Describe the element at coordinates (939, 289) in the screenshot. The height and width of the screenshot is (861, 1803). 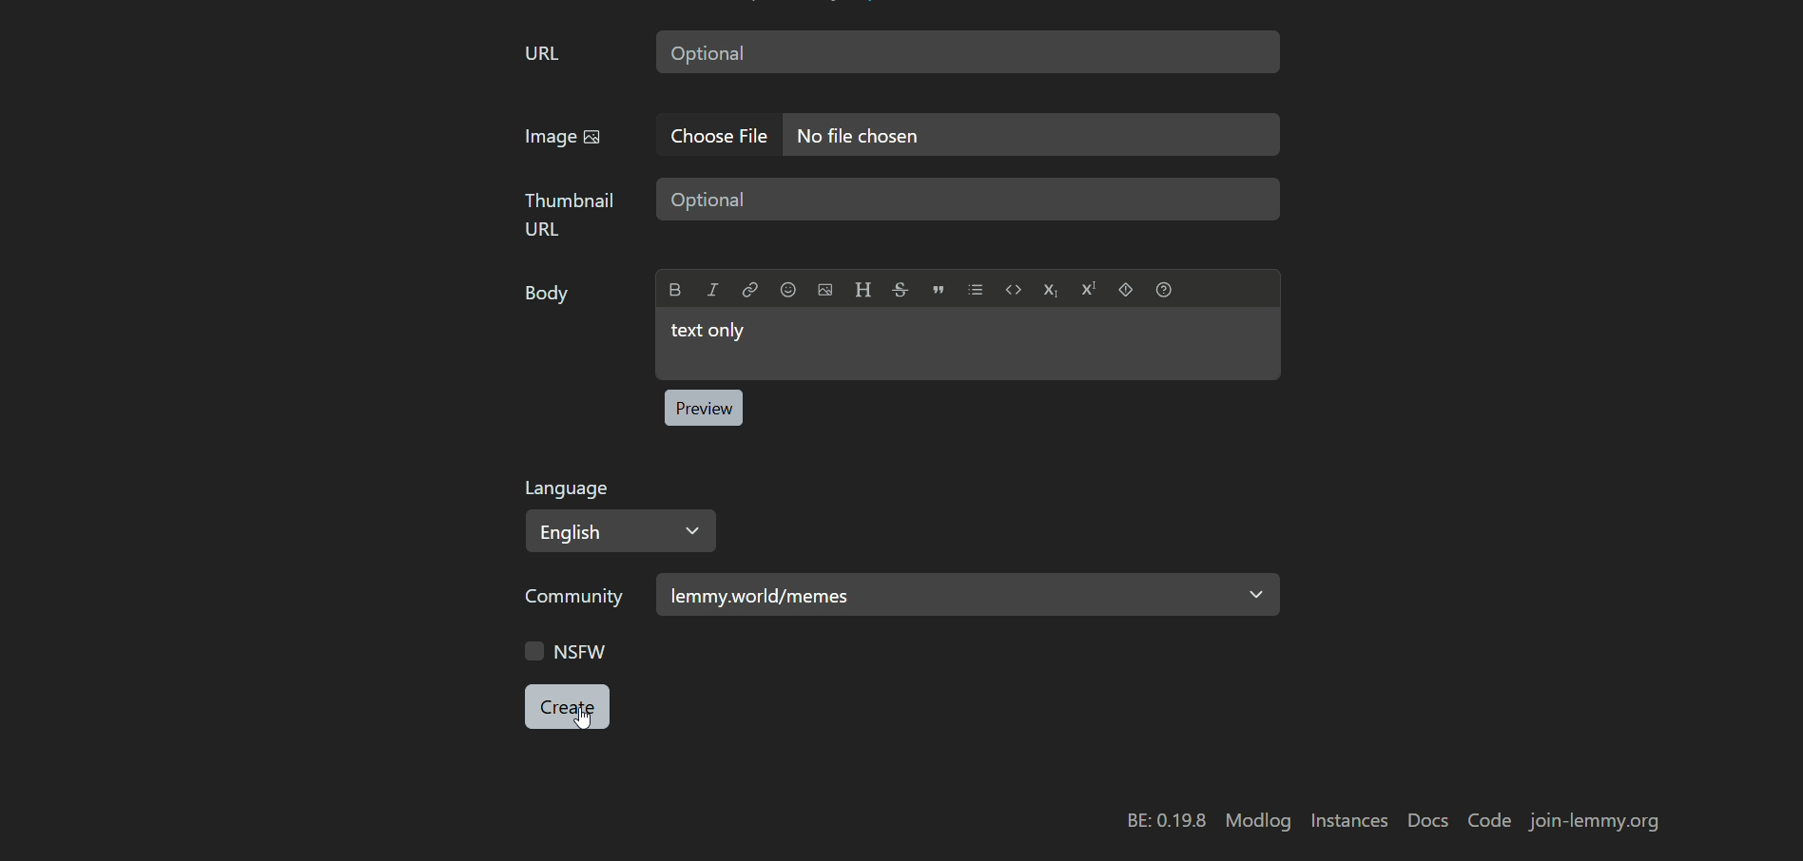
I see `Quote` at that location.